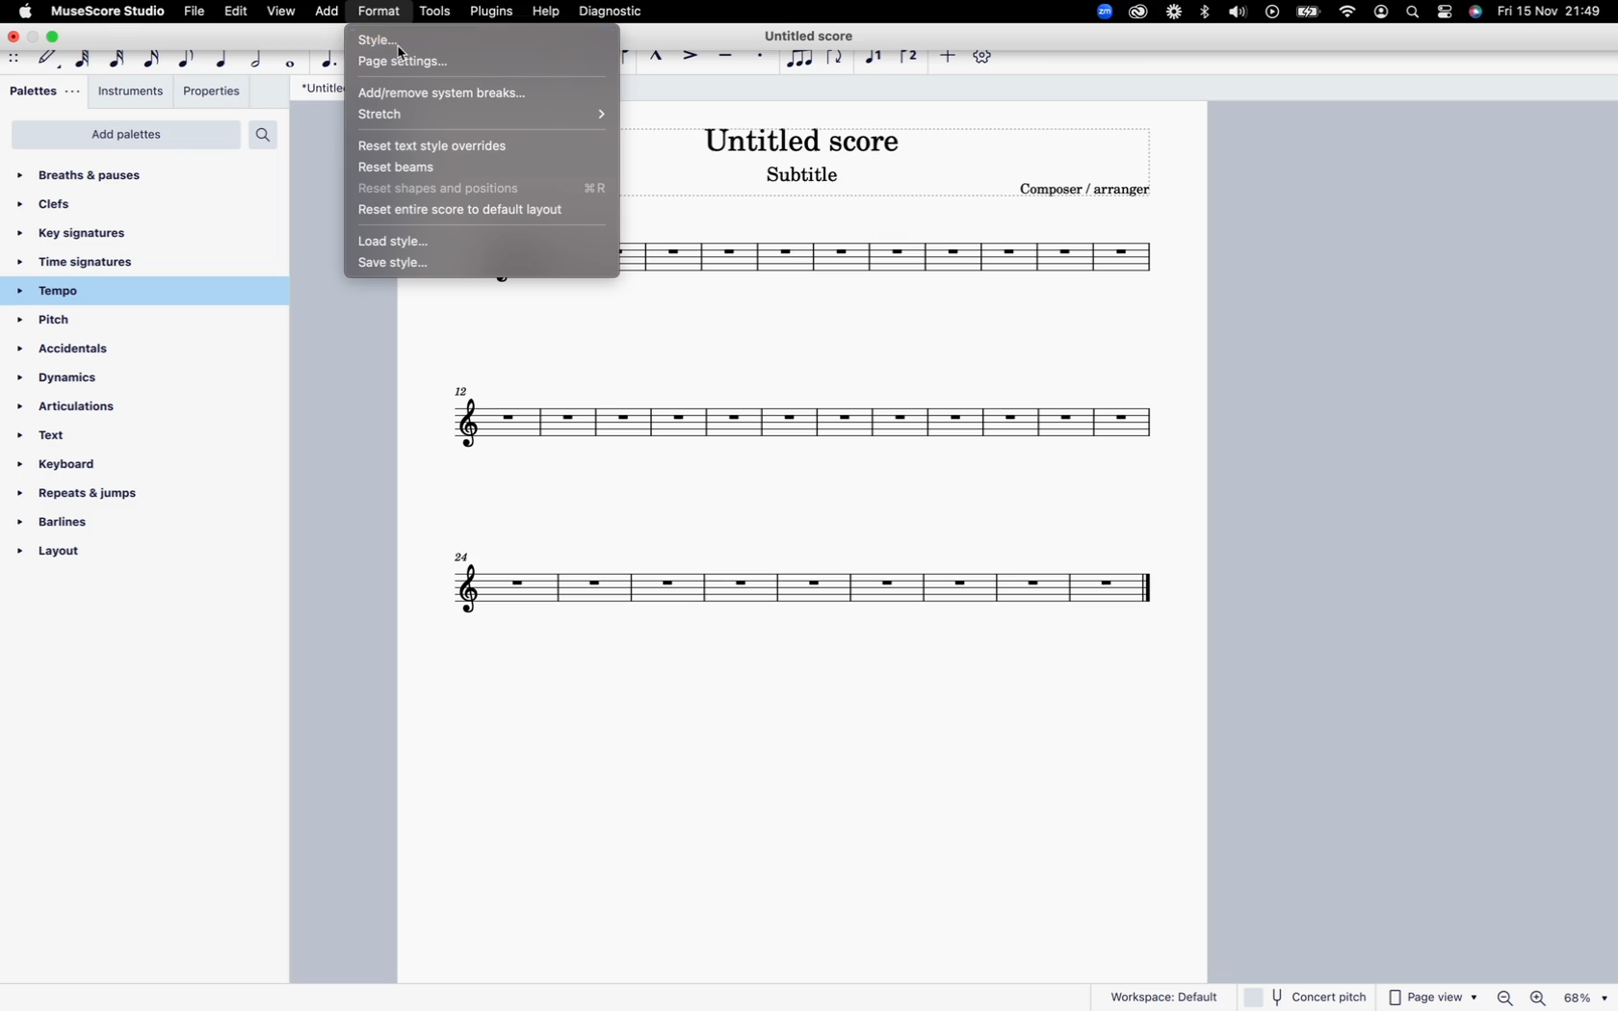 The image size is (1618, 1011). What do you see at coordinates (804, 175) in the screenshot?
I see `score subtitle` at bounding box center [804, 175].